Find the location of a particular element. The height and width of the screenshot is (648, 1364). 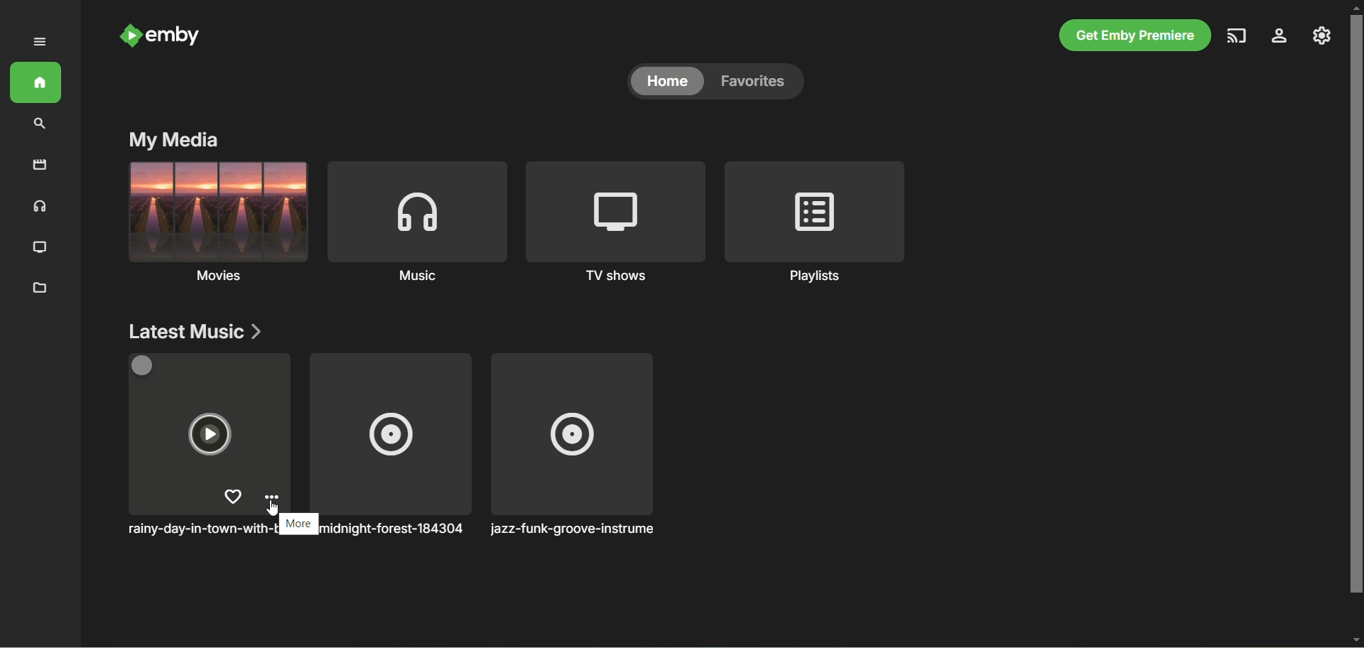

Music is located at coordinates (416, 224).